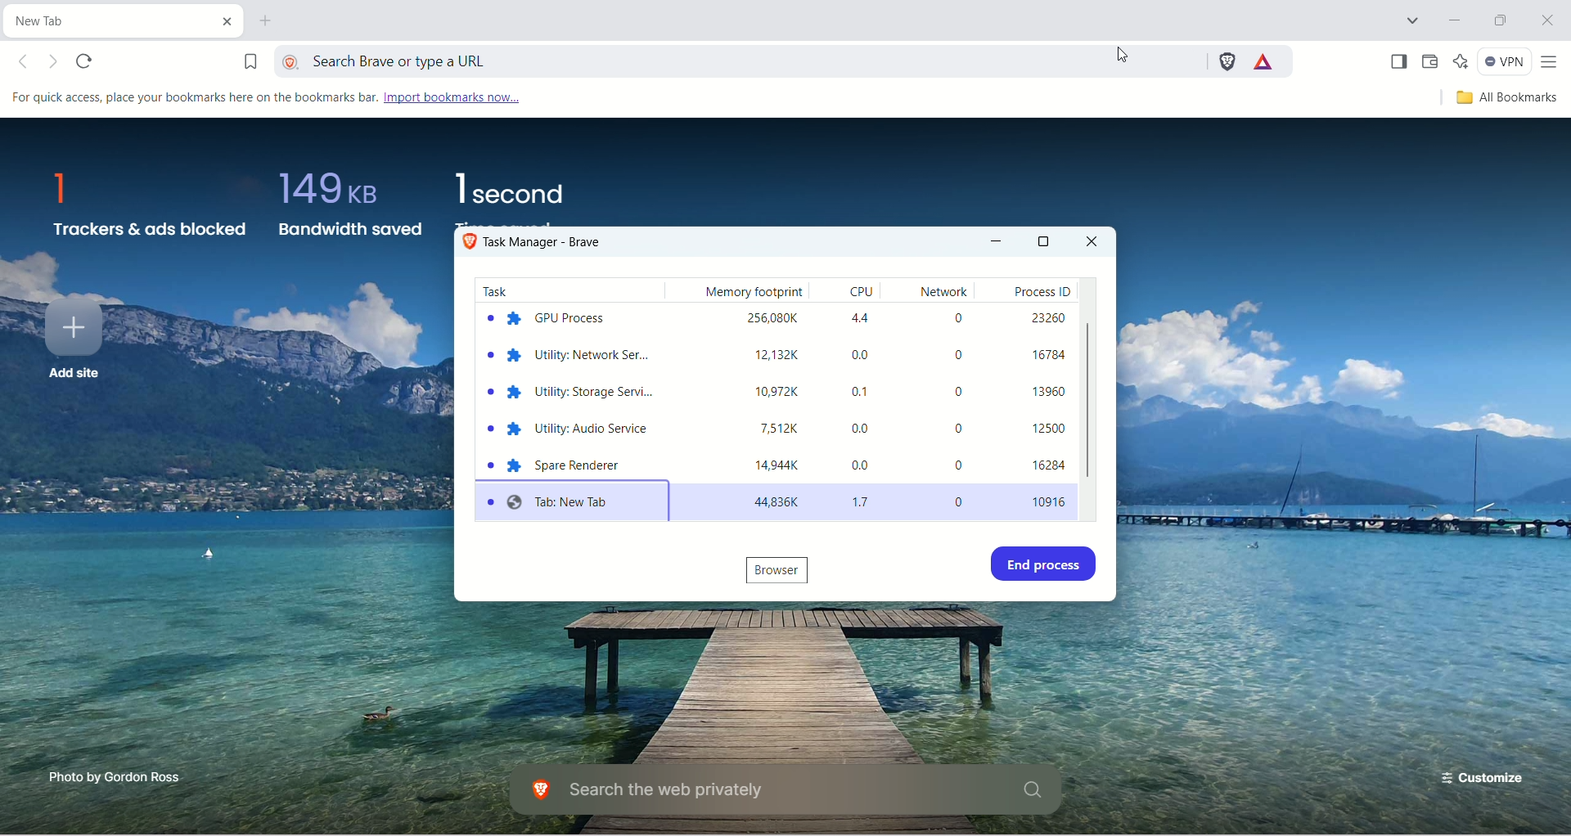  What do you see at coordinates (562, 358) in the screenshot?
I see `utility-network` at bounding box center [562, 358].